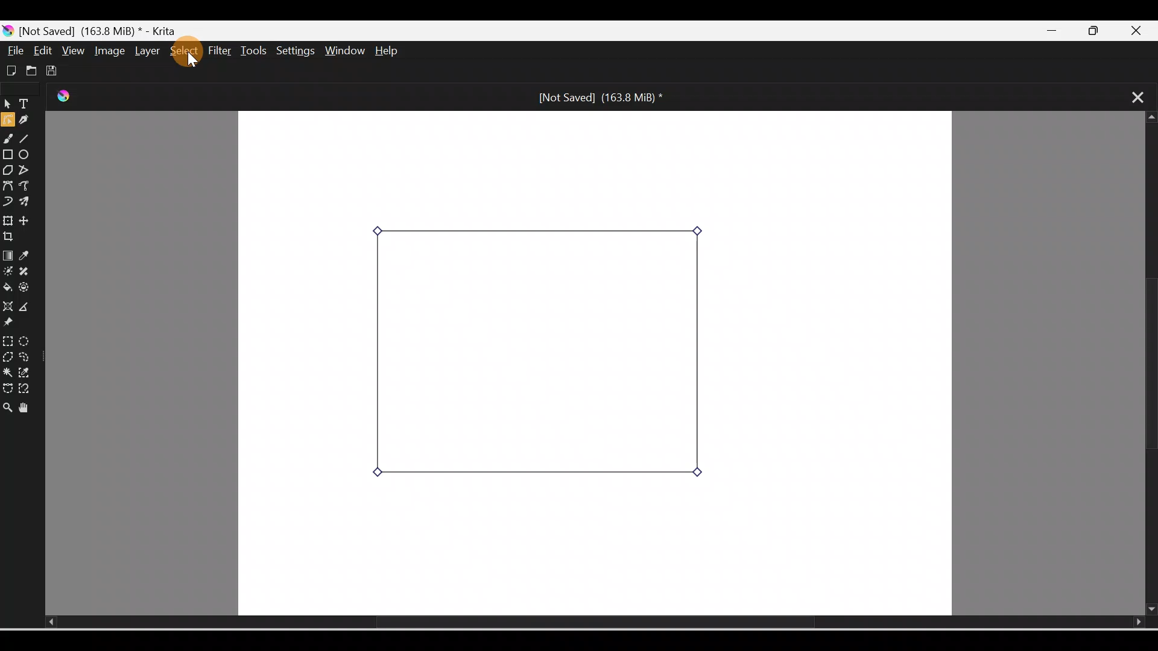 This screenshot has height=651, width=1158. I want to click on Contiguous selection tool, so click(7, 371).